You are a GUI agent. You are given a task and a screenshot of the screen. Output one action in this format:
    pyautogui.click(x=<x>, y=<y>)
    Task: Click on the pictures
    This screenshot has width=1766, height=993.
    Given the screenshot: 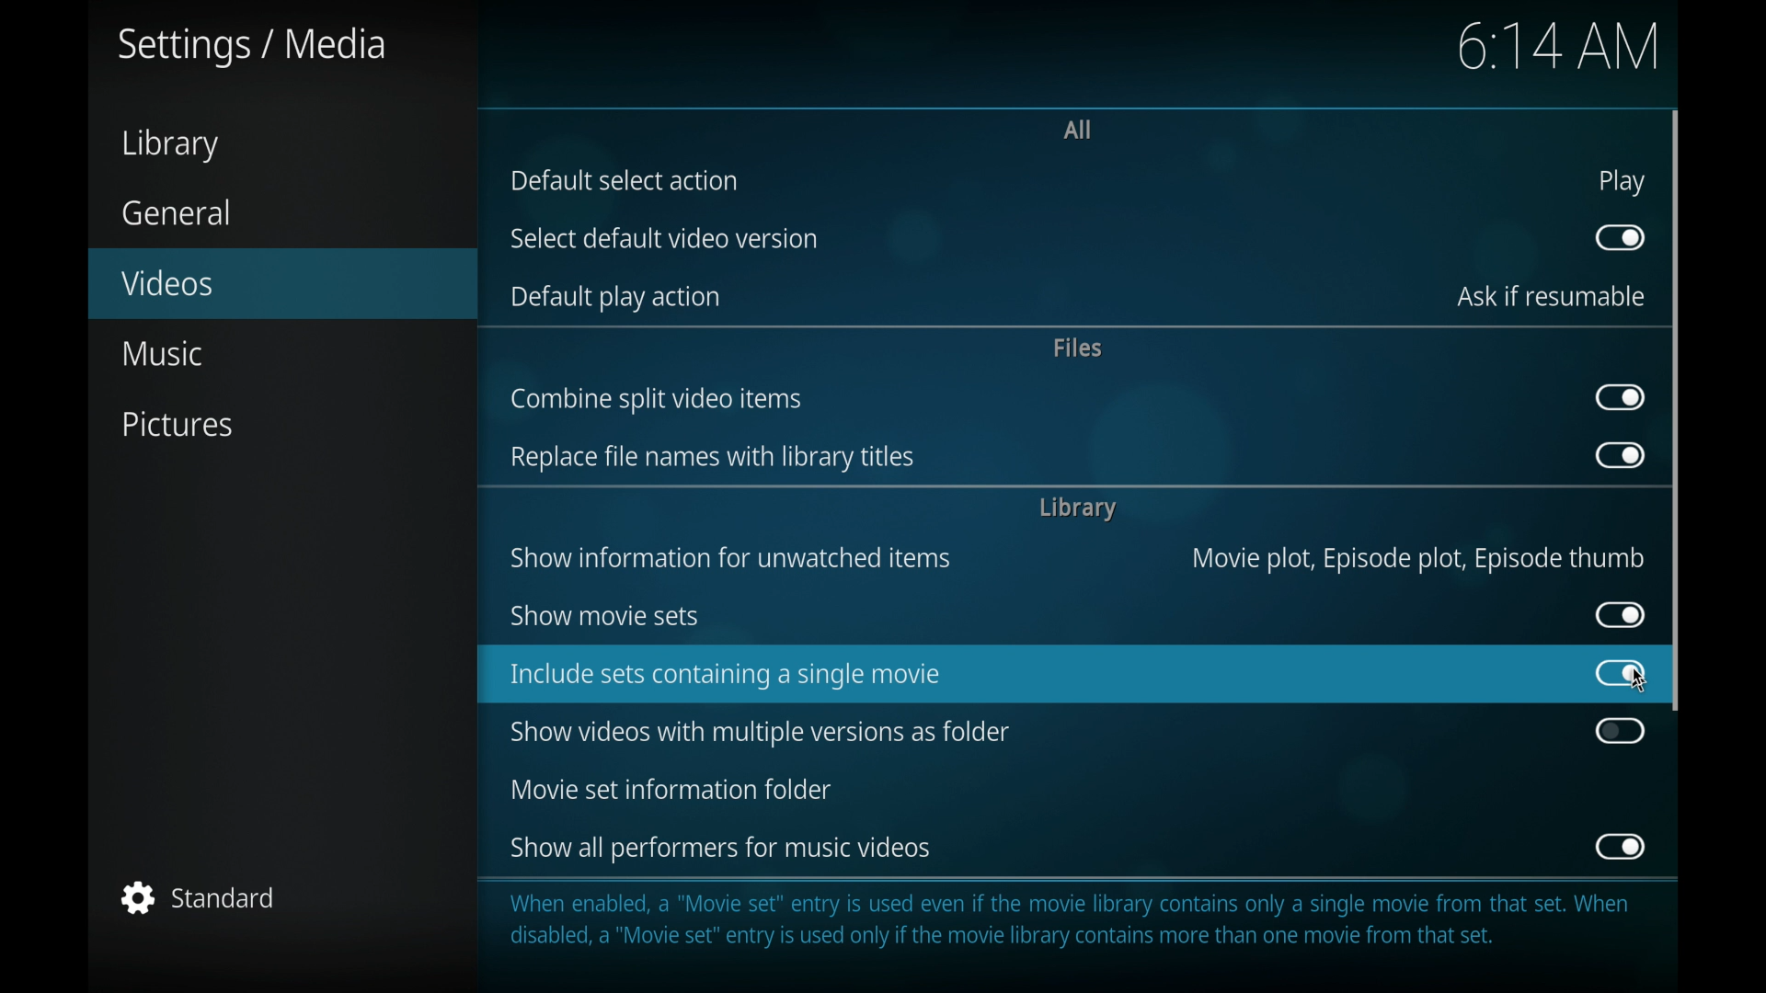 What is the action you would take?
    pyautogui.click(x=177, y=425)
    